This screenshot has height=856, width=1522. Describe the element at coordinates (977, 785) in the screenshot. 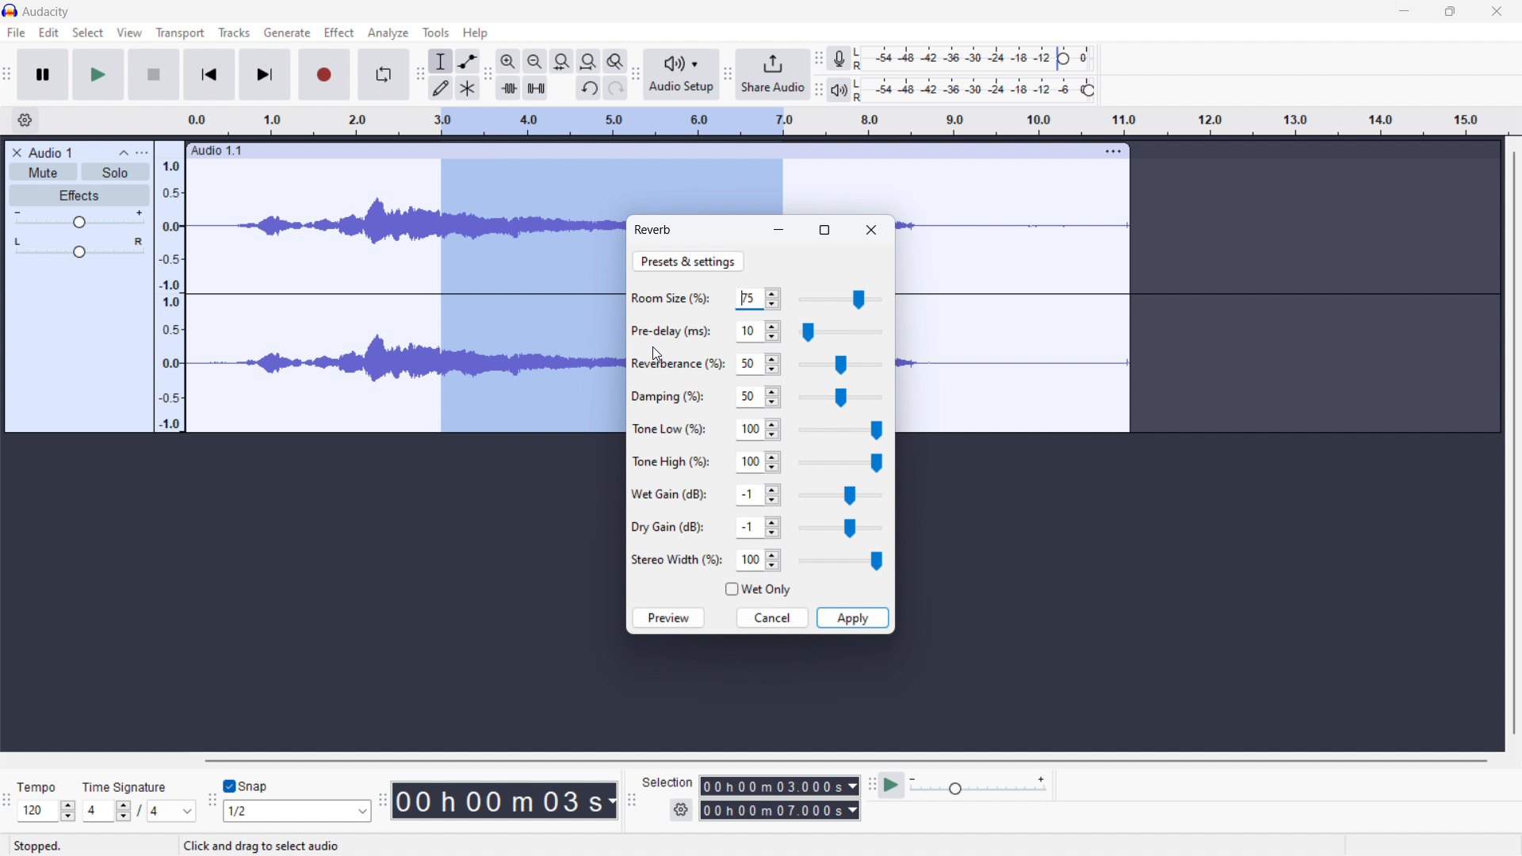

I see `playback speed` at that location.